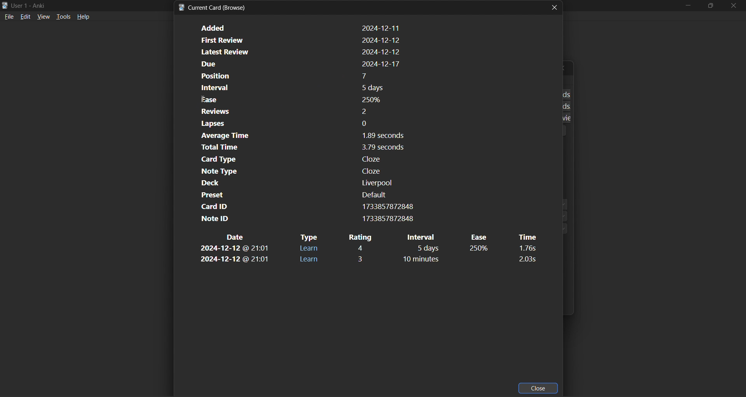  What do you see at coordinates (309, 237) in the screenshot?
I see `type` at bounding box center [309, 237].